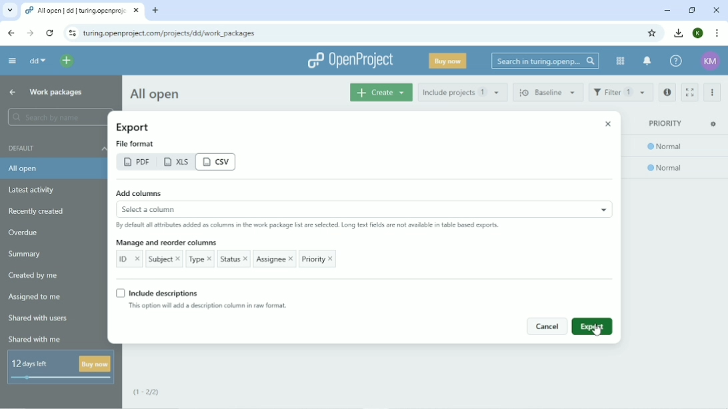 This screenshot has width=728, height=409. What do you see at coordinates (55, 147) in the screenshot?
I see `Default` at bounding box center [55, 147].